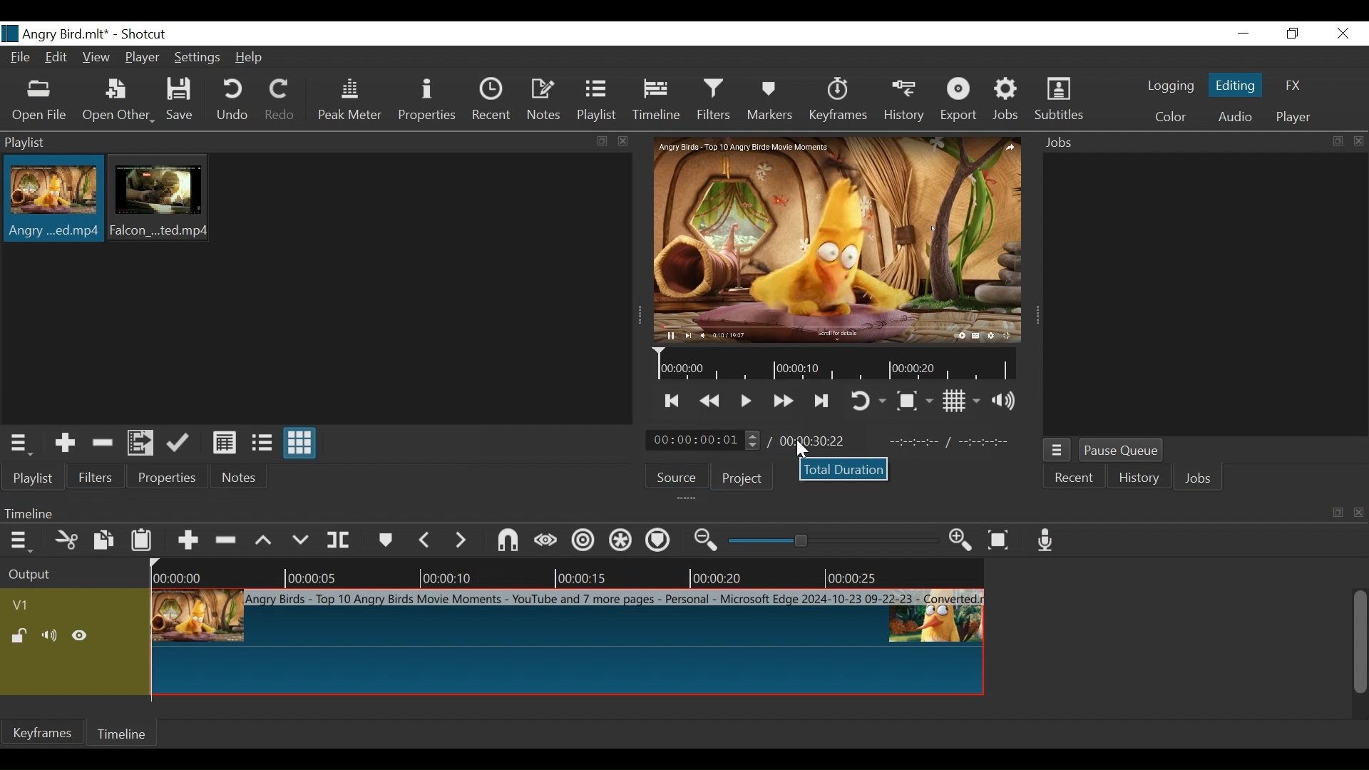  Describe the element at coordinates (657, 540) in the screenshot. I see `Ripple Markers` at that location.